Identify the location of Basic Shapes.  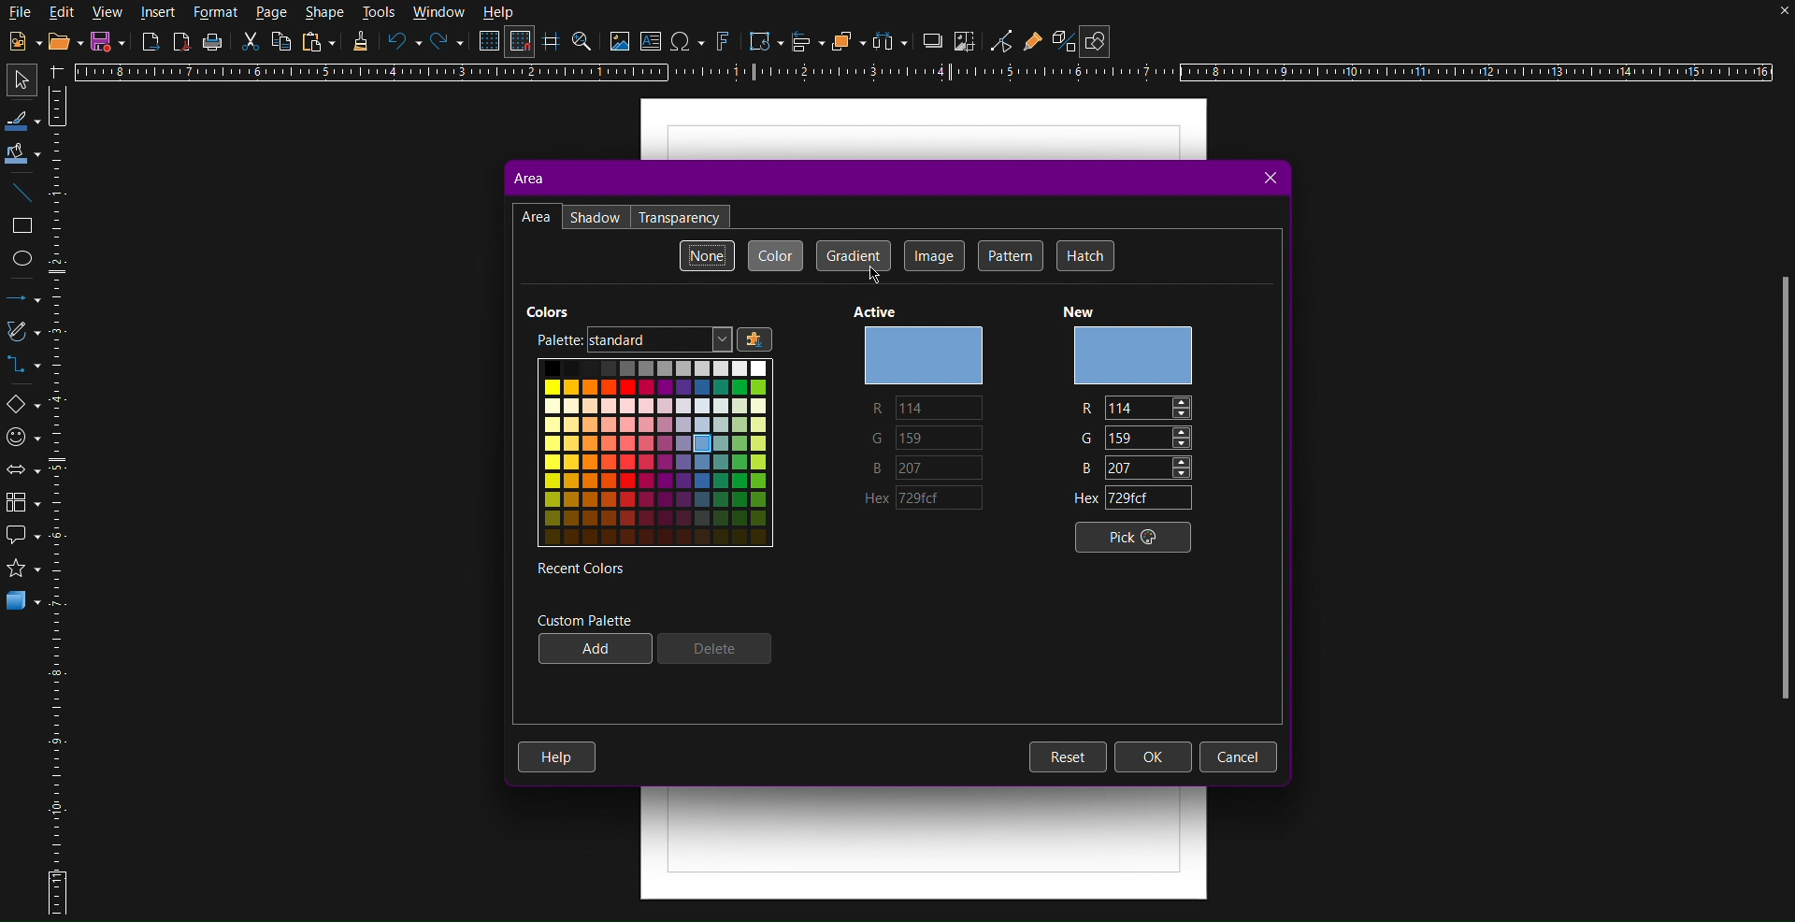
(22, 403).